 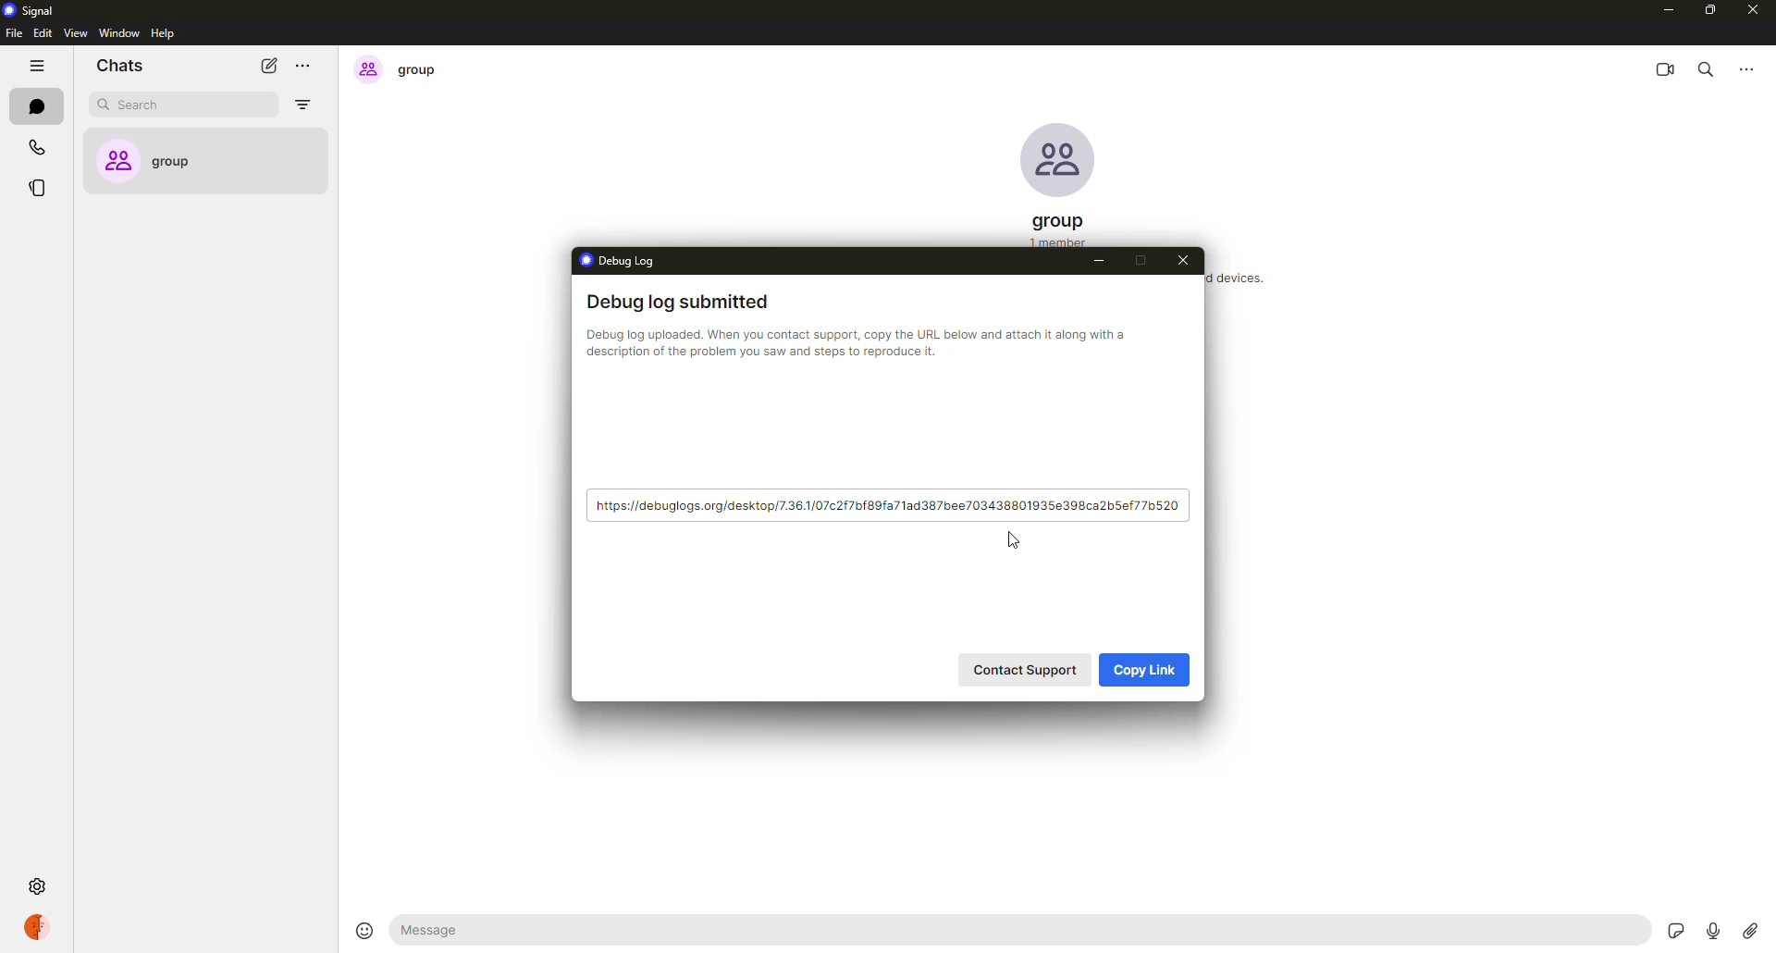 What do you see at coordinates (1668, 66) in the screenshot?
I see `video call` at bounding box center [1668, 66].